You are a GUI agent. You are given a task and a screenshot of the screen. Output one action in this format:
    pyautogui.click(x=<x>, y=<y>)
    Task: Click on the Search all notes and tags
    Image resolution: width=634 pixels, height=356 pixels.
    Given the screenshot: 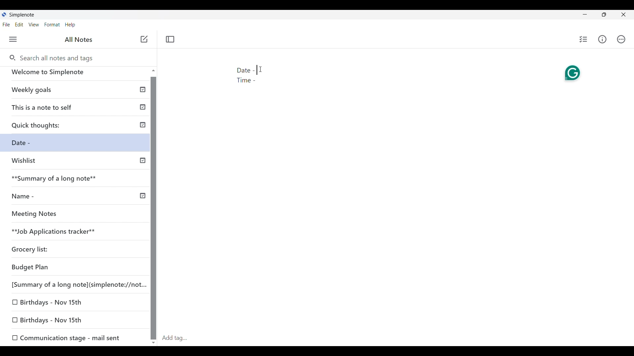 What is the action you would take?
    pyautogui.click(x=51, y=57)
    